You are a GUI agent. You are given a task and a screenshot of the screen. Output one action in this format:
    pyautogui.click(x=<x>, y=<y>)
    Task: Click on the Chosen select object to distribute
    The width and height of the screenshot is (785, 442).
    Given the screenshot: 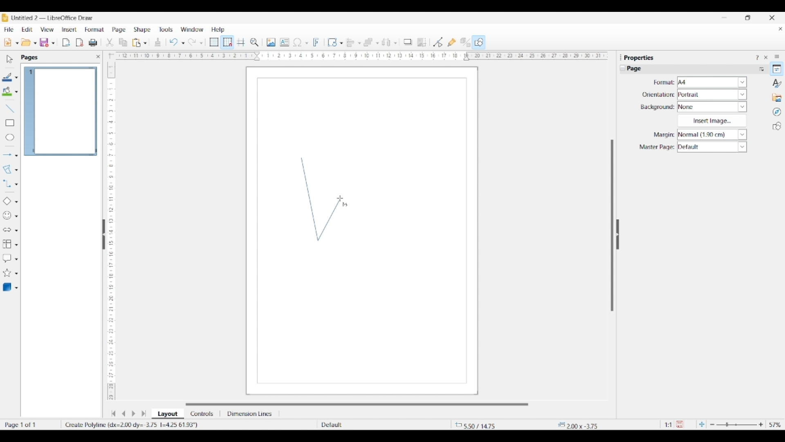 What is the action you would take?
    pyautogui.click(x=386, y=42)
    